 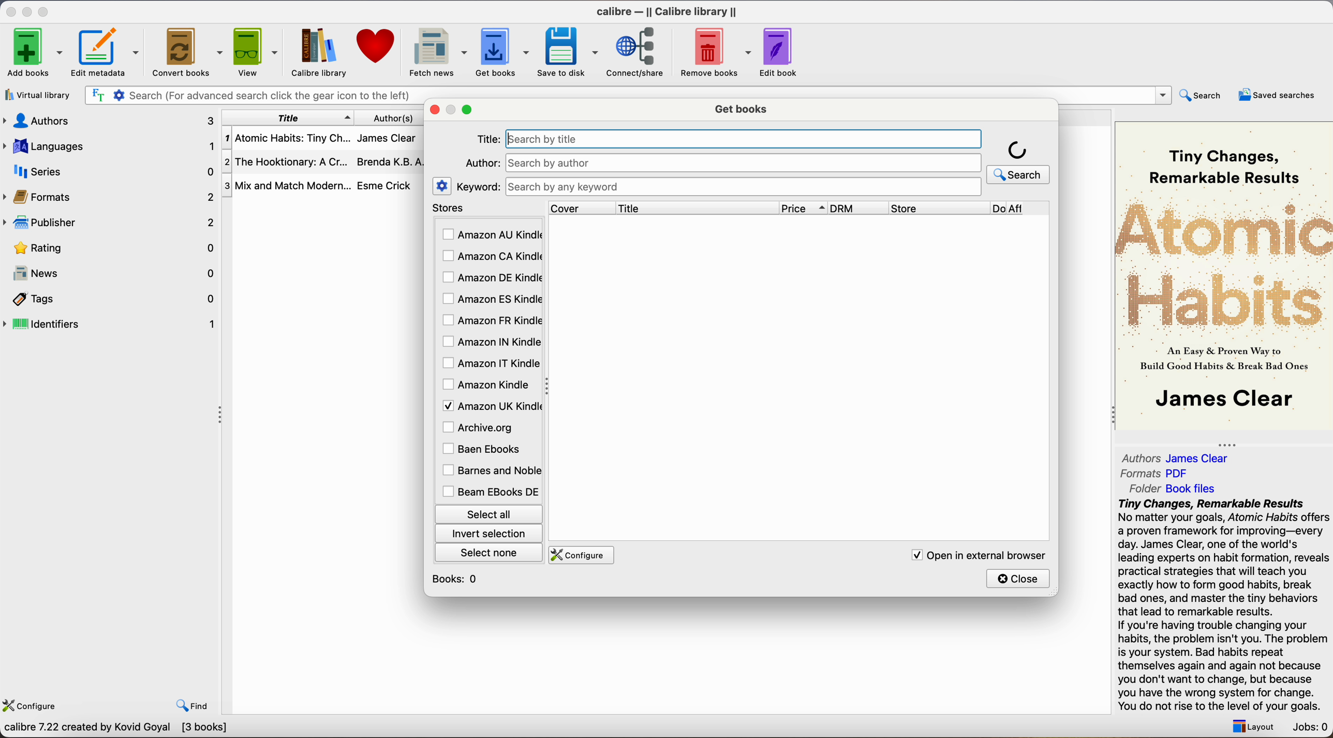 What do you see at coordinates (315, 52) in the screenshot?
I see `calibre library` at bounding box center [315, 52].